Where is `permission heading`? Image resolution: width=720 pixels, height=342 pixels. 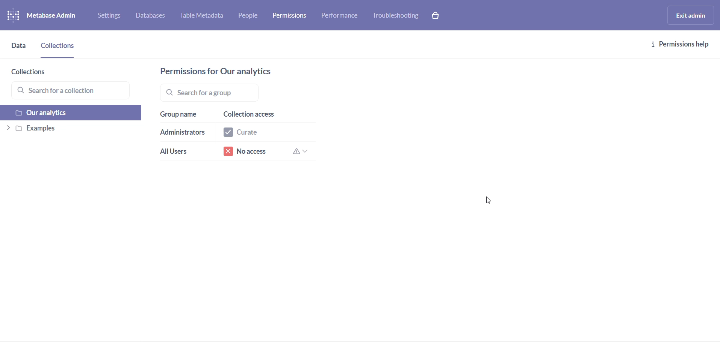 permission heading is located at coordinates (224, 71).